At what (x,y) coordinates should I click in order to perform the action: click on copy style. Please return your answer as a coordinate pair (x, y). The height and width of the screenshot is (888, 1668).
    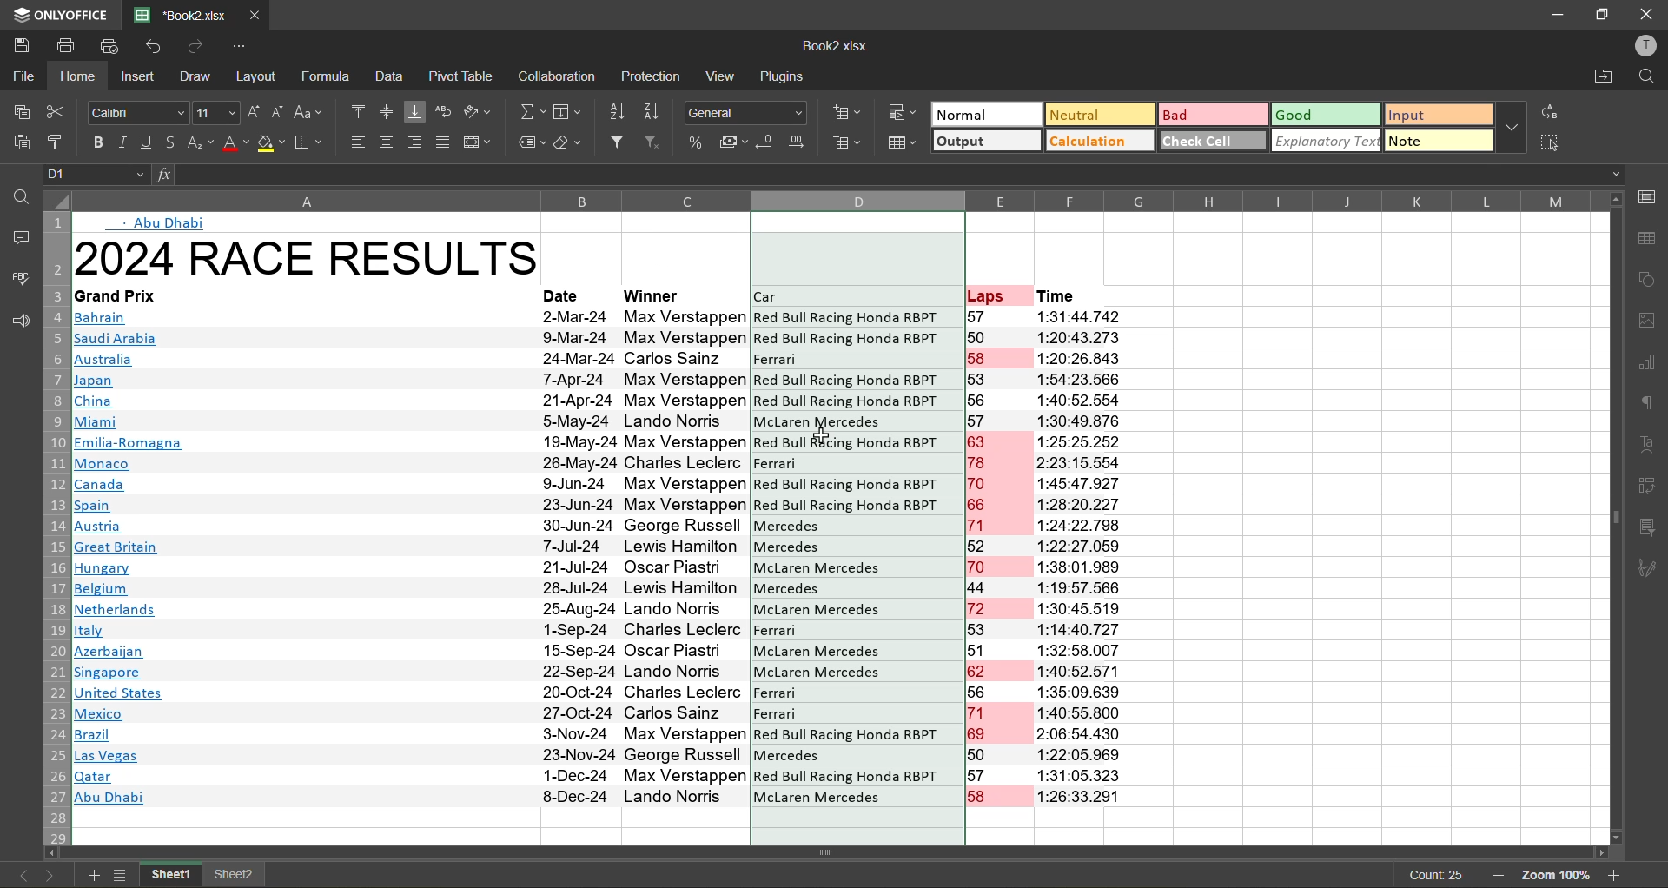
    Looking at the image, I should click on (58, 139).